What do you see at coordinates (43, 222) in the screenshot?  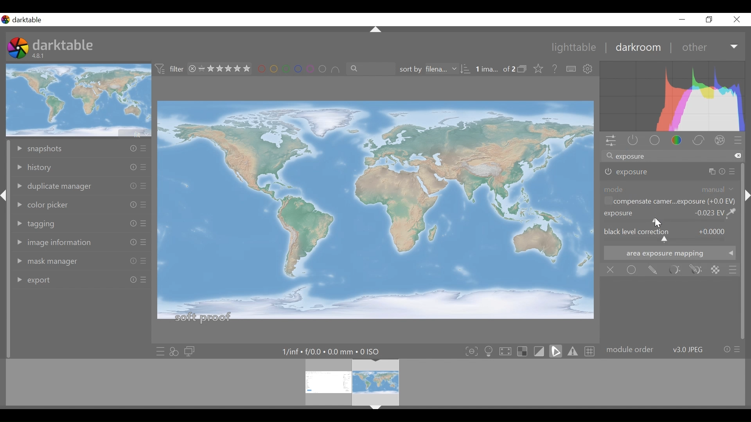 I see `tagging` at bounding box center [43, 222].